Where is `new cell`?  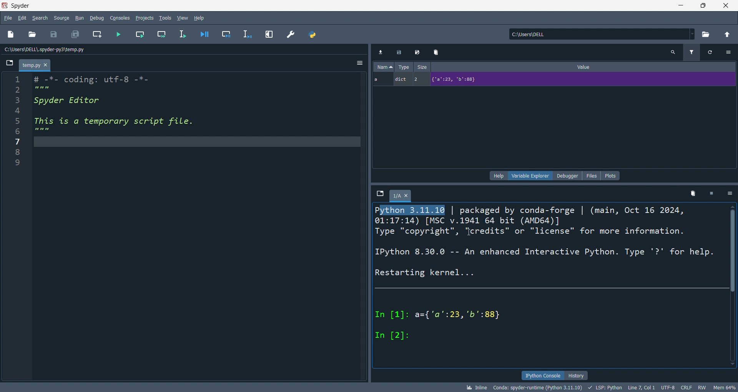
new cell is located at coordinates (99, 35).